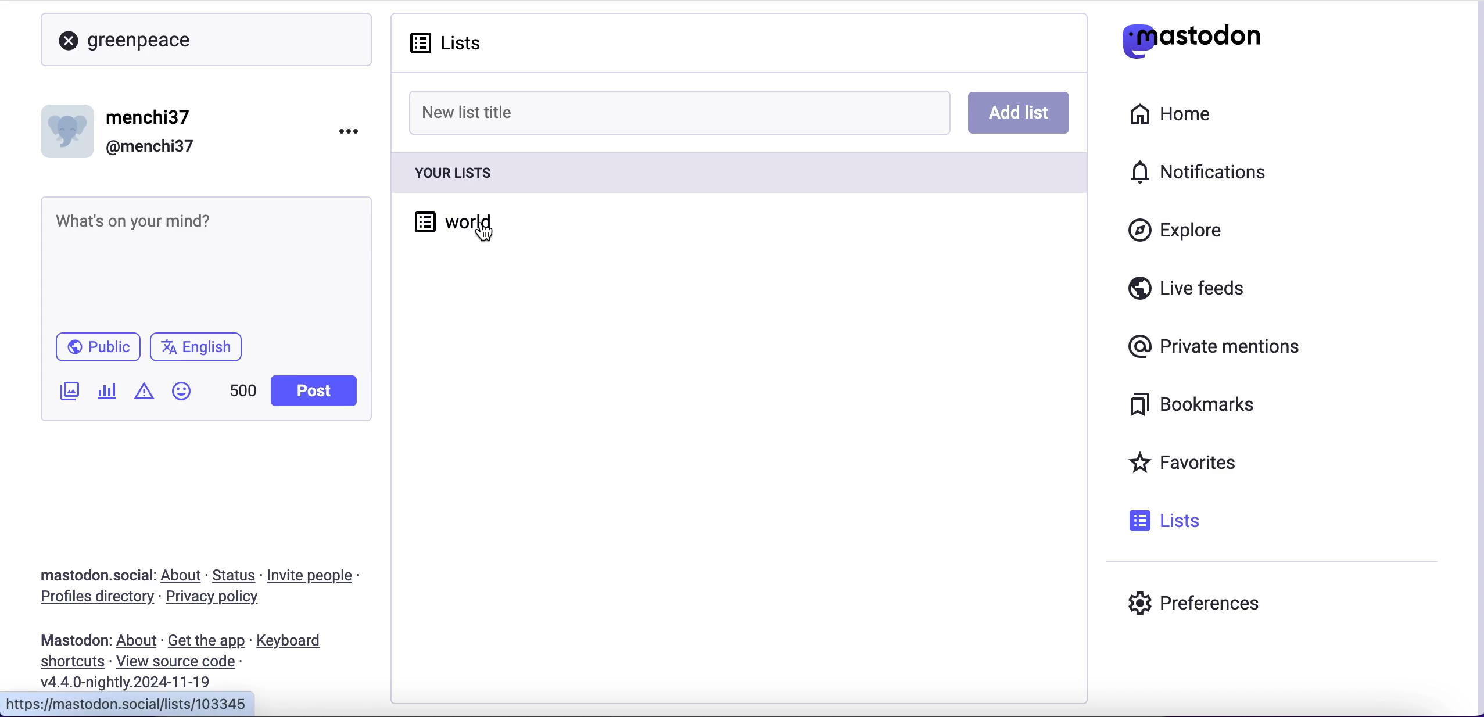 The image size is (1484, 717). I want to click on scroll bar, so click(1475, 358).